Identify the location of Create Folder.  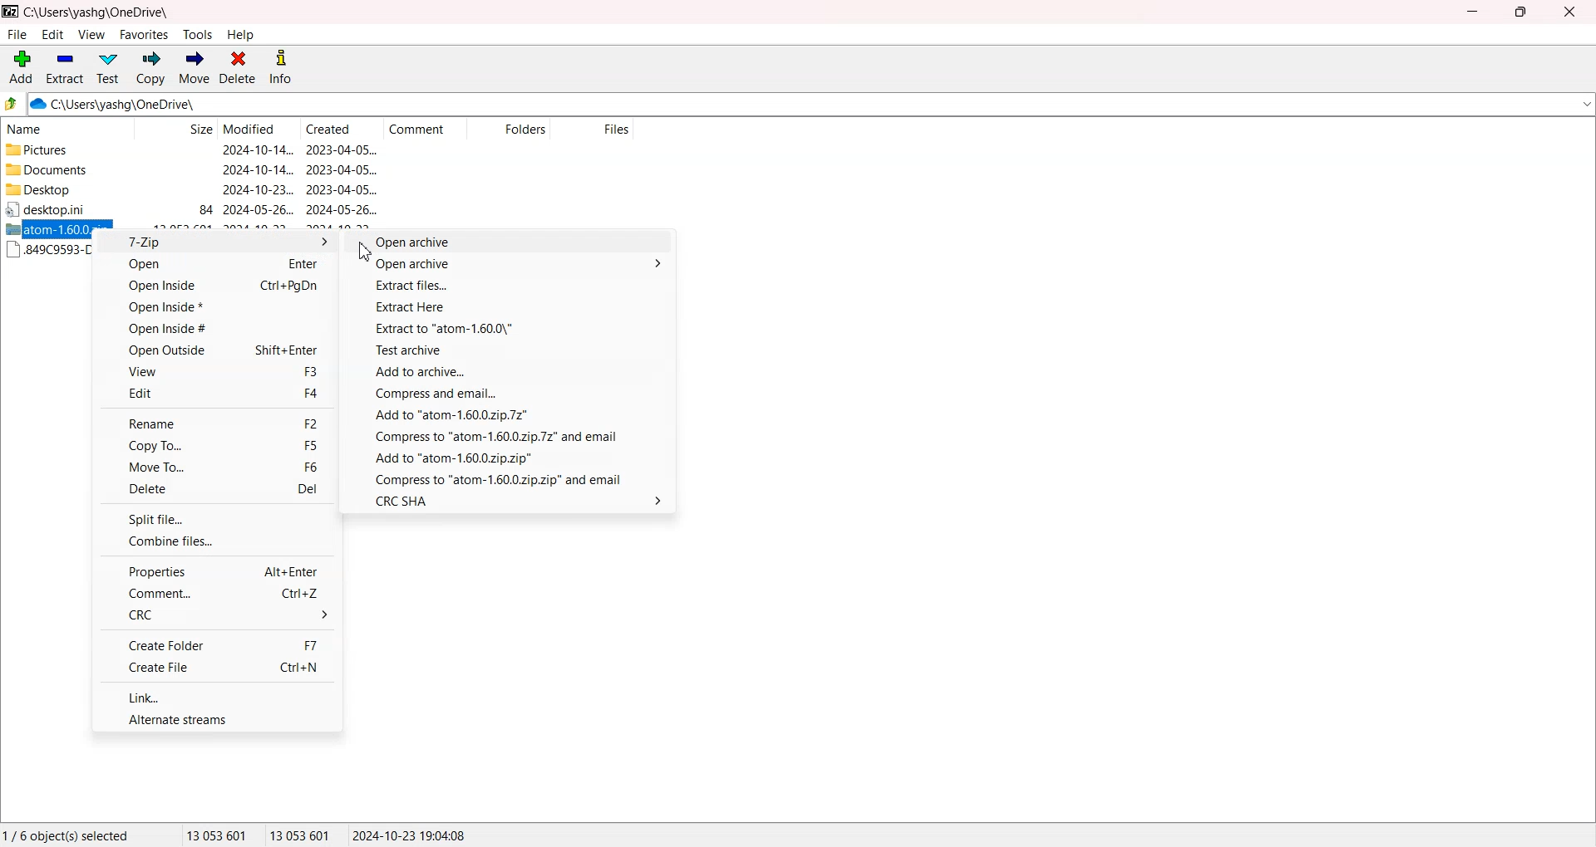
(216, 644).